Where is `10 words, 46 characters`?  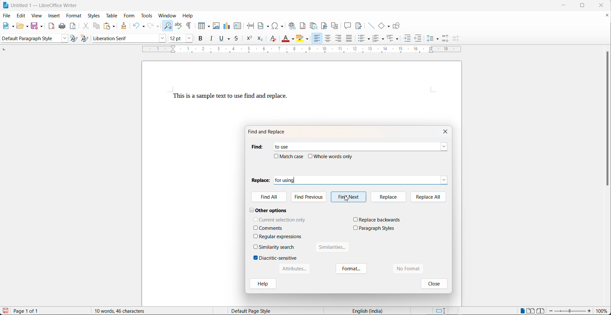
10 words, 46 characters is located at coordinates (128, 310).